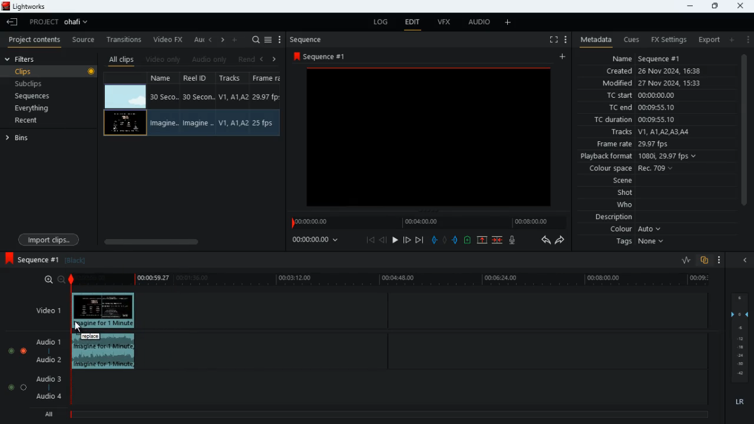  What do you see at coordinates (645, 144) in the screenshot?
I see `frame rate` at bounding box center [645, 144].